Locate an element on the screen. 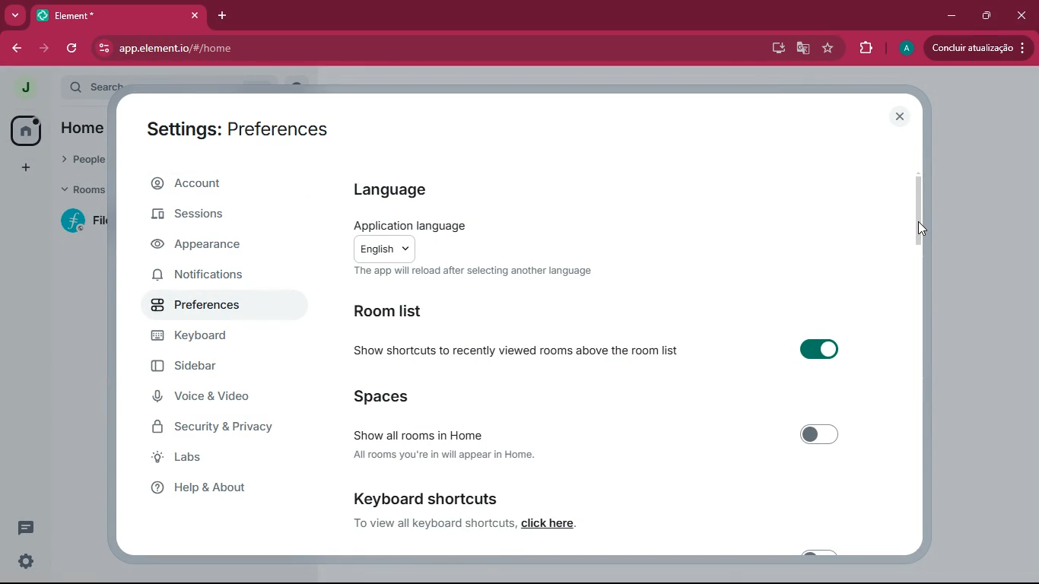  close is located at coordinates (899, 116).